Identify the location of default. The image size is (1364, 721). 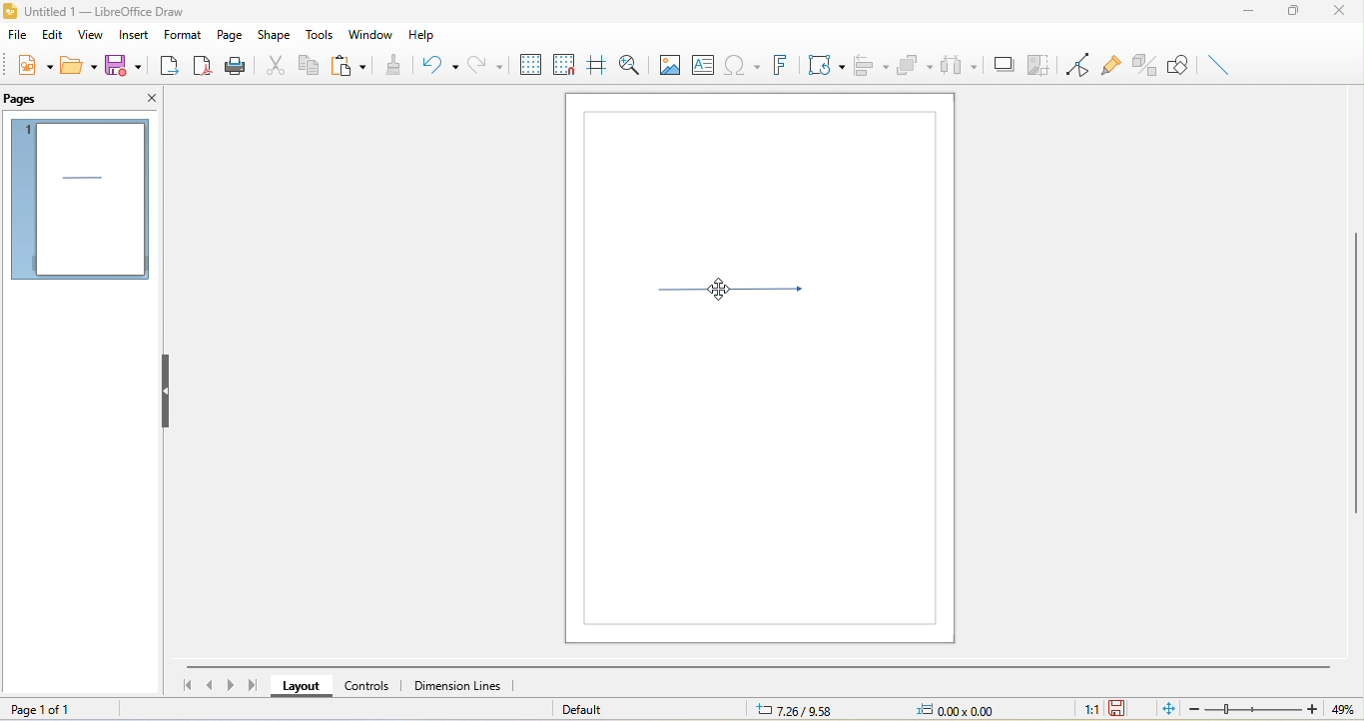
(595, 709).